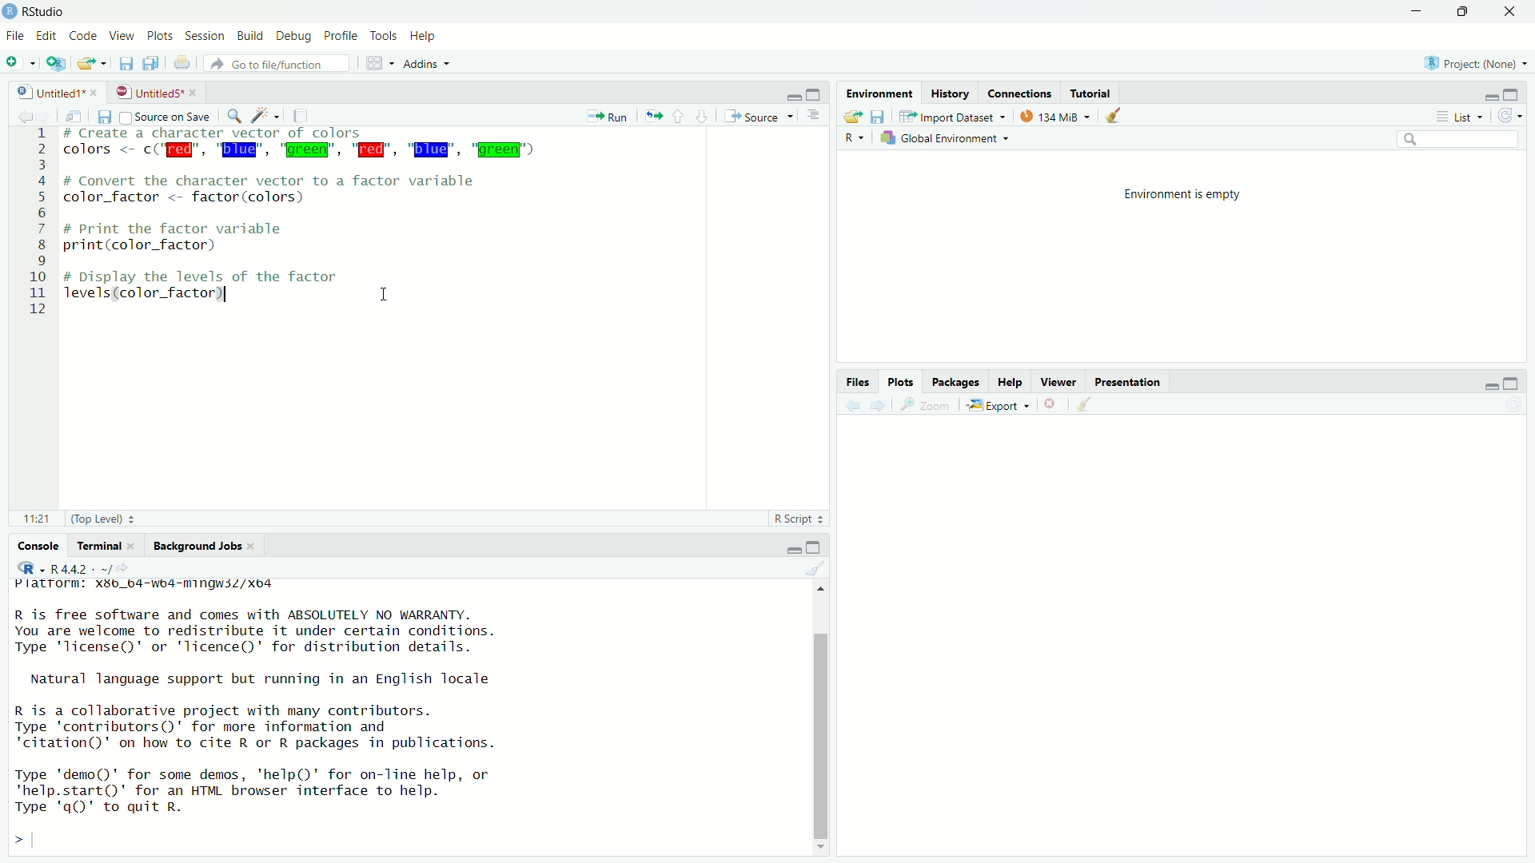 The width and height of the screenshot is (1535, 863). I want to click on Natural language support but running in an English locale, so click(270, 678).